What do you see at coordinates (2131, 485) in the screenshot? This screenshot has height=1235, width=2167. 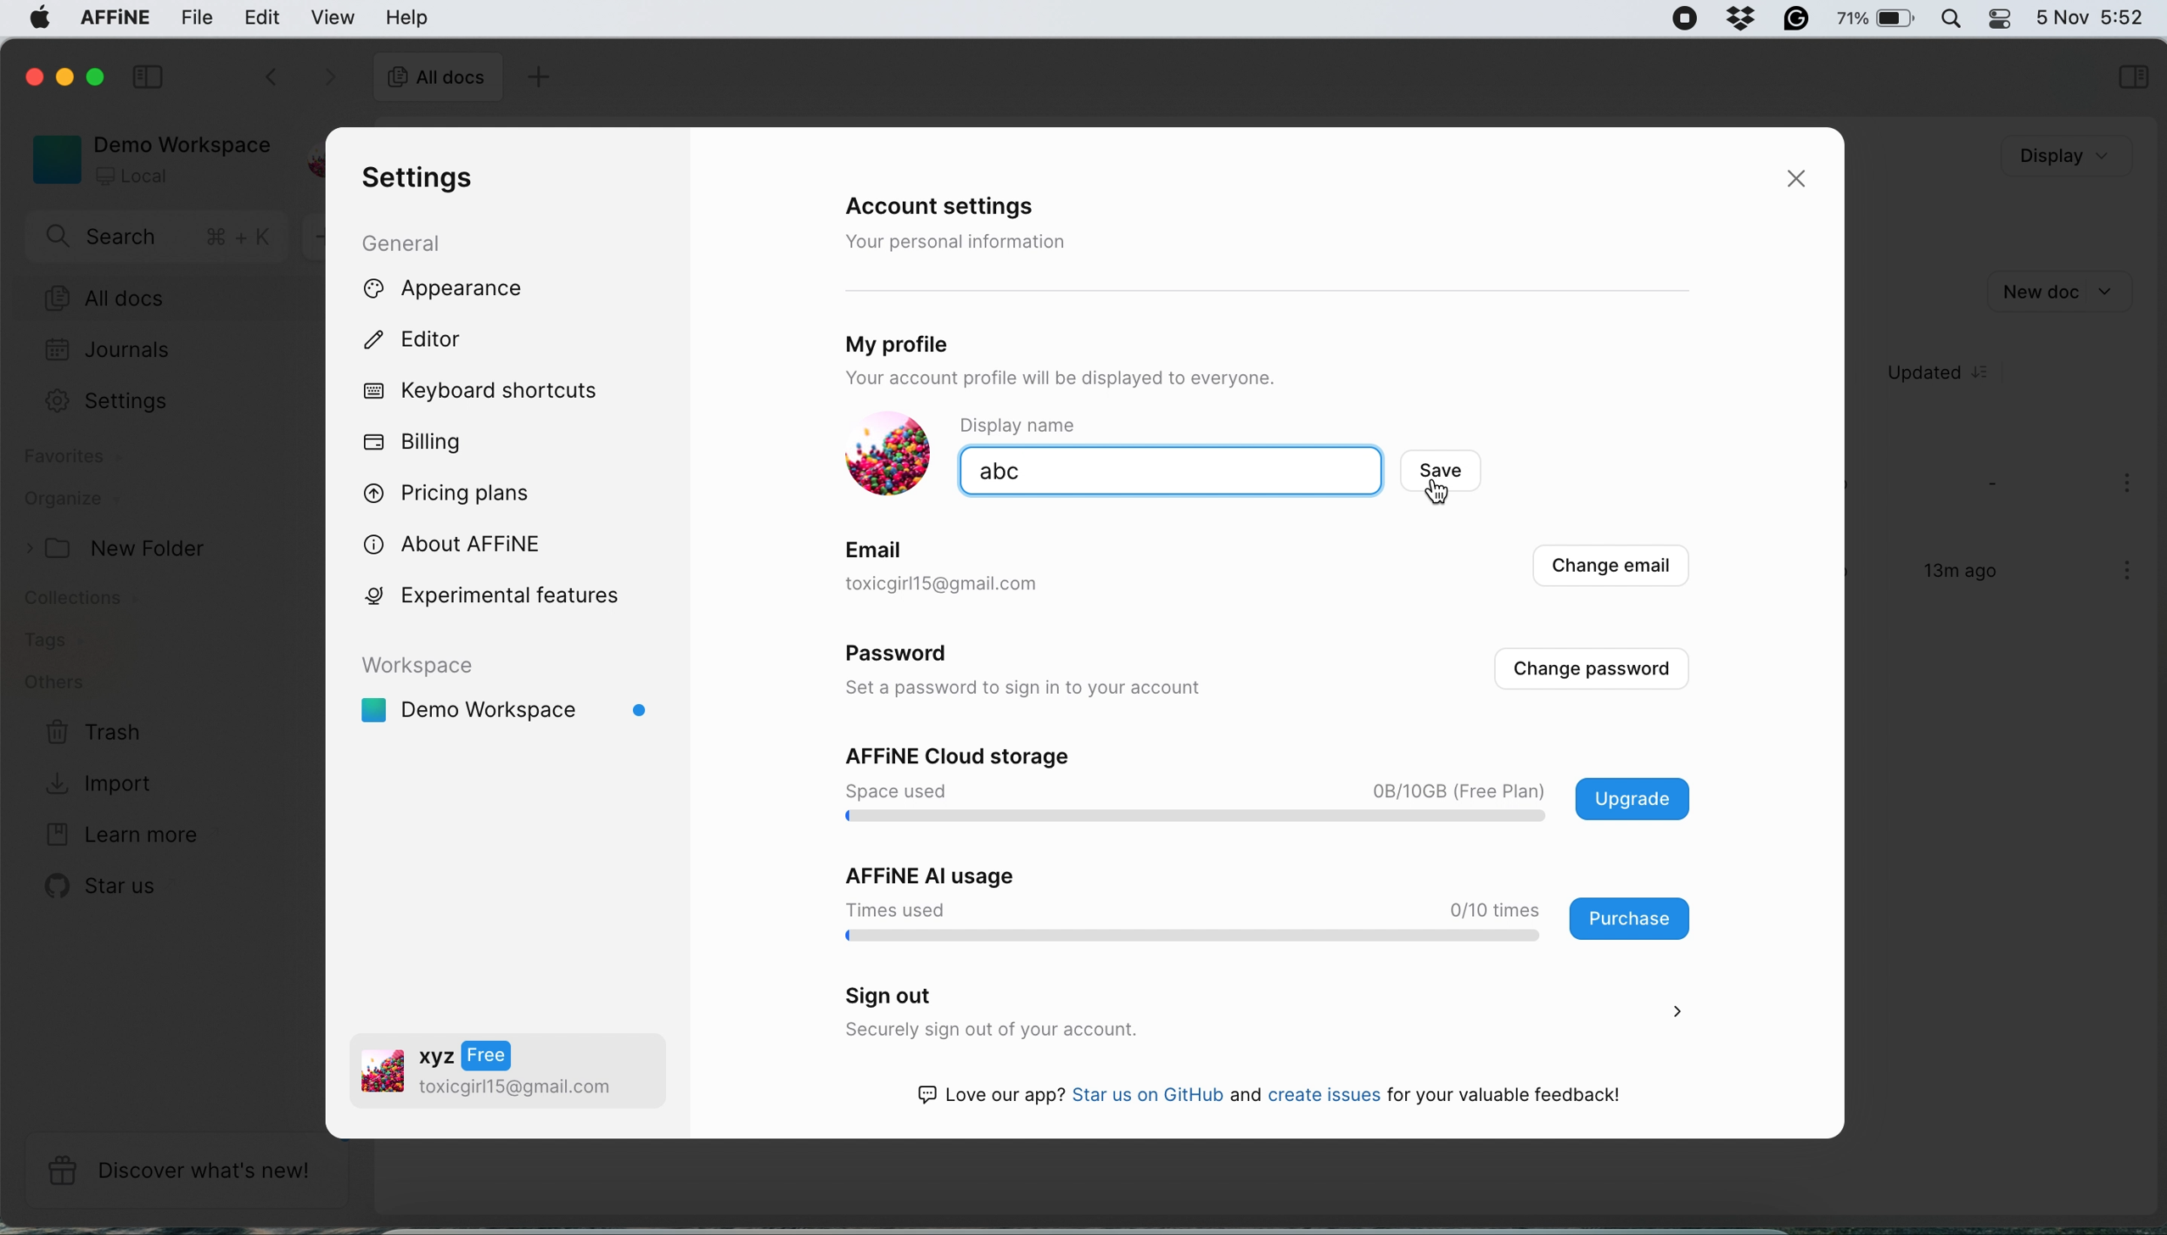 I see `more options` at bounding box center [2131, 485].